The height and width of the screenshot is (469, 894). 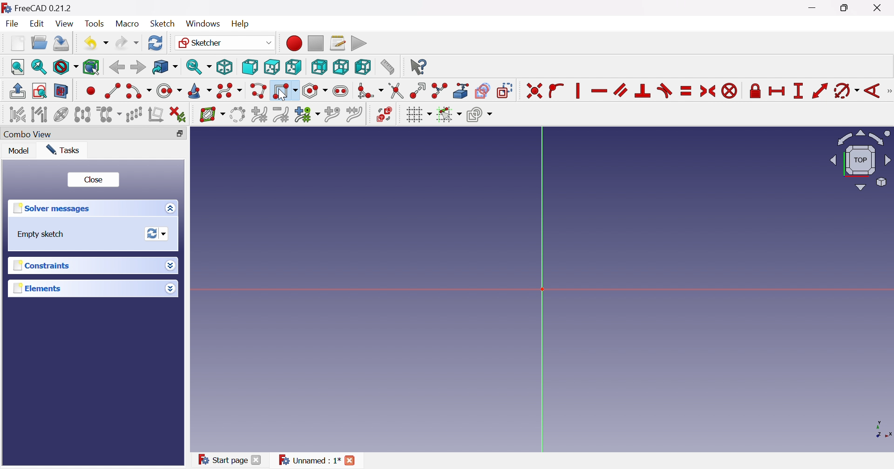 What do you see at coordinates (439, 91) in the screenshot?
I see `Split edge` at bounding box center [439, 91].